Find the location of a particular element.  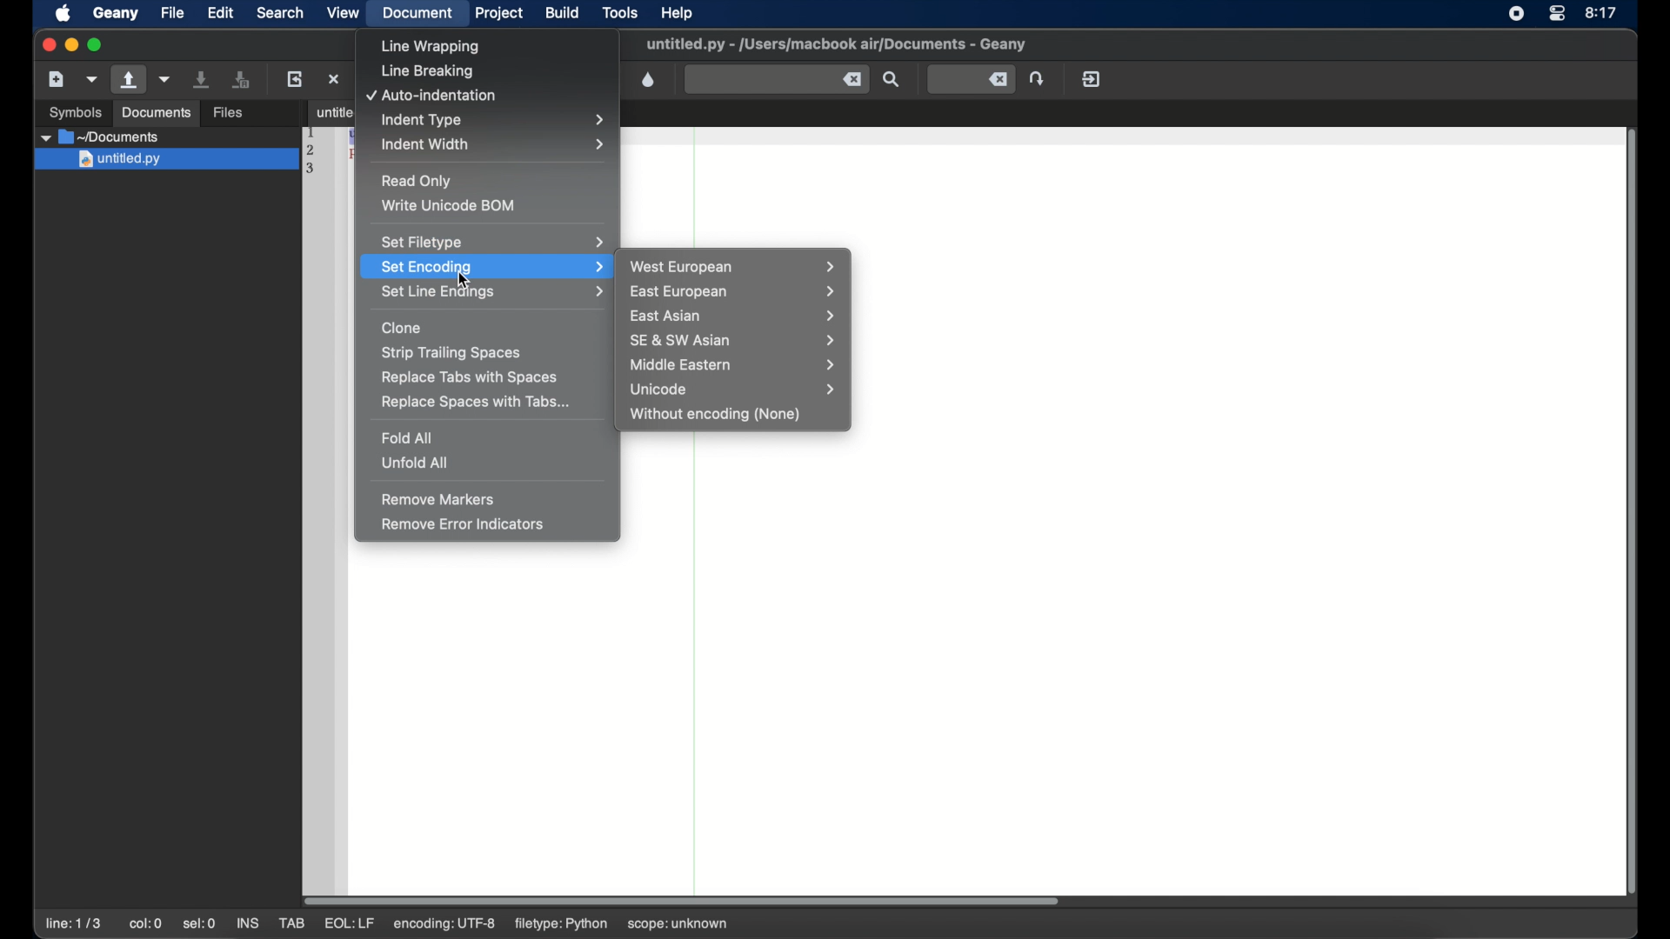

set filetype menu is located at coordinates (492, 242).